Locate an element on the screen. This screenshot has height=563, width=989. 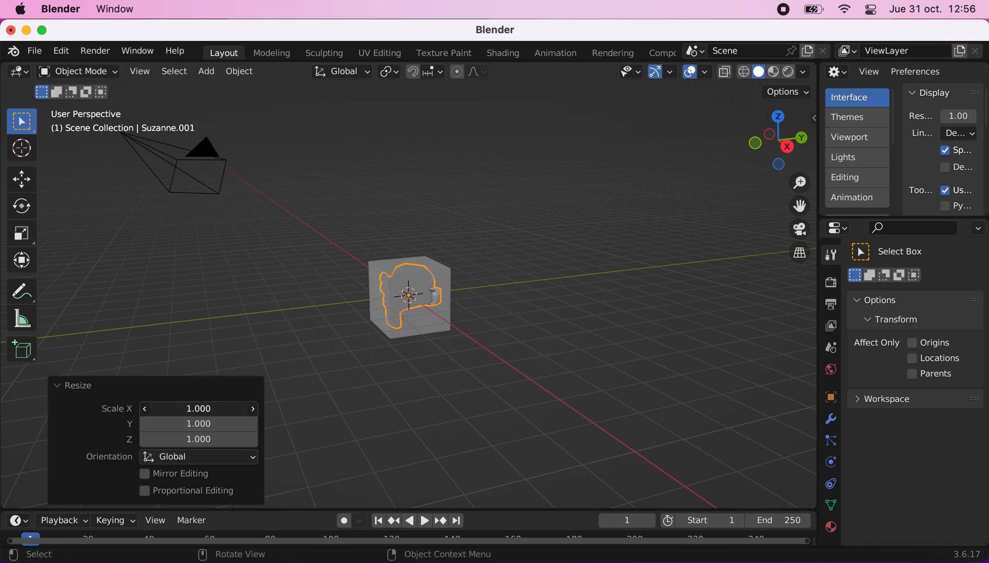
mac logo is located at coordinates (20, 10).